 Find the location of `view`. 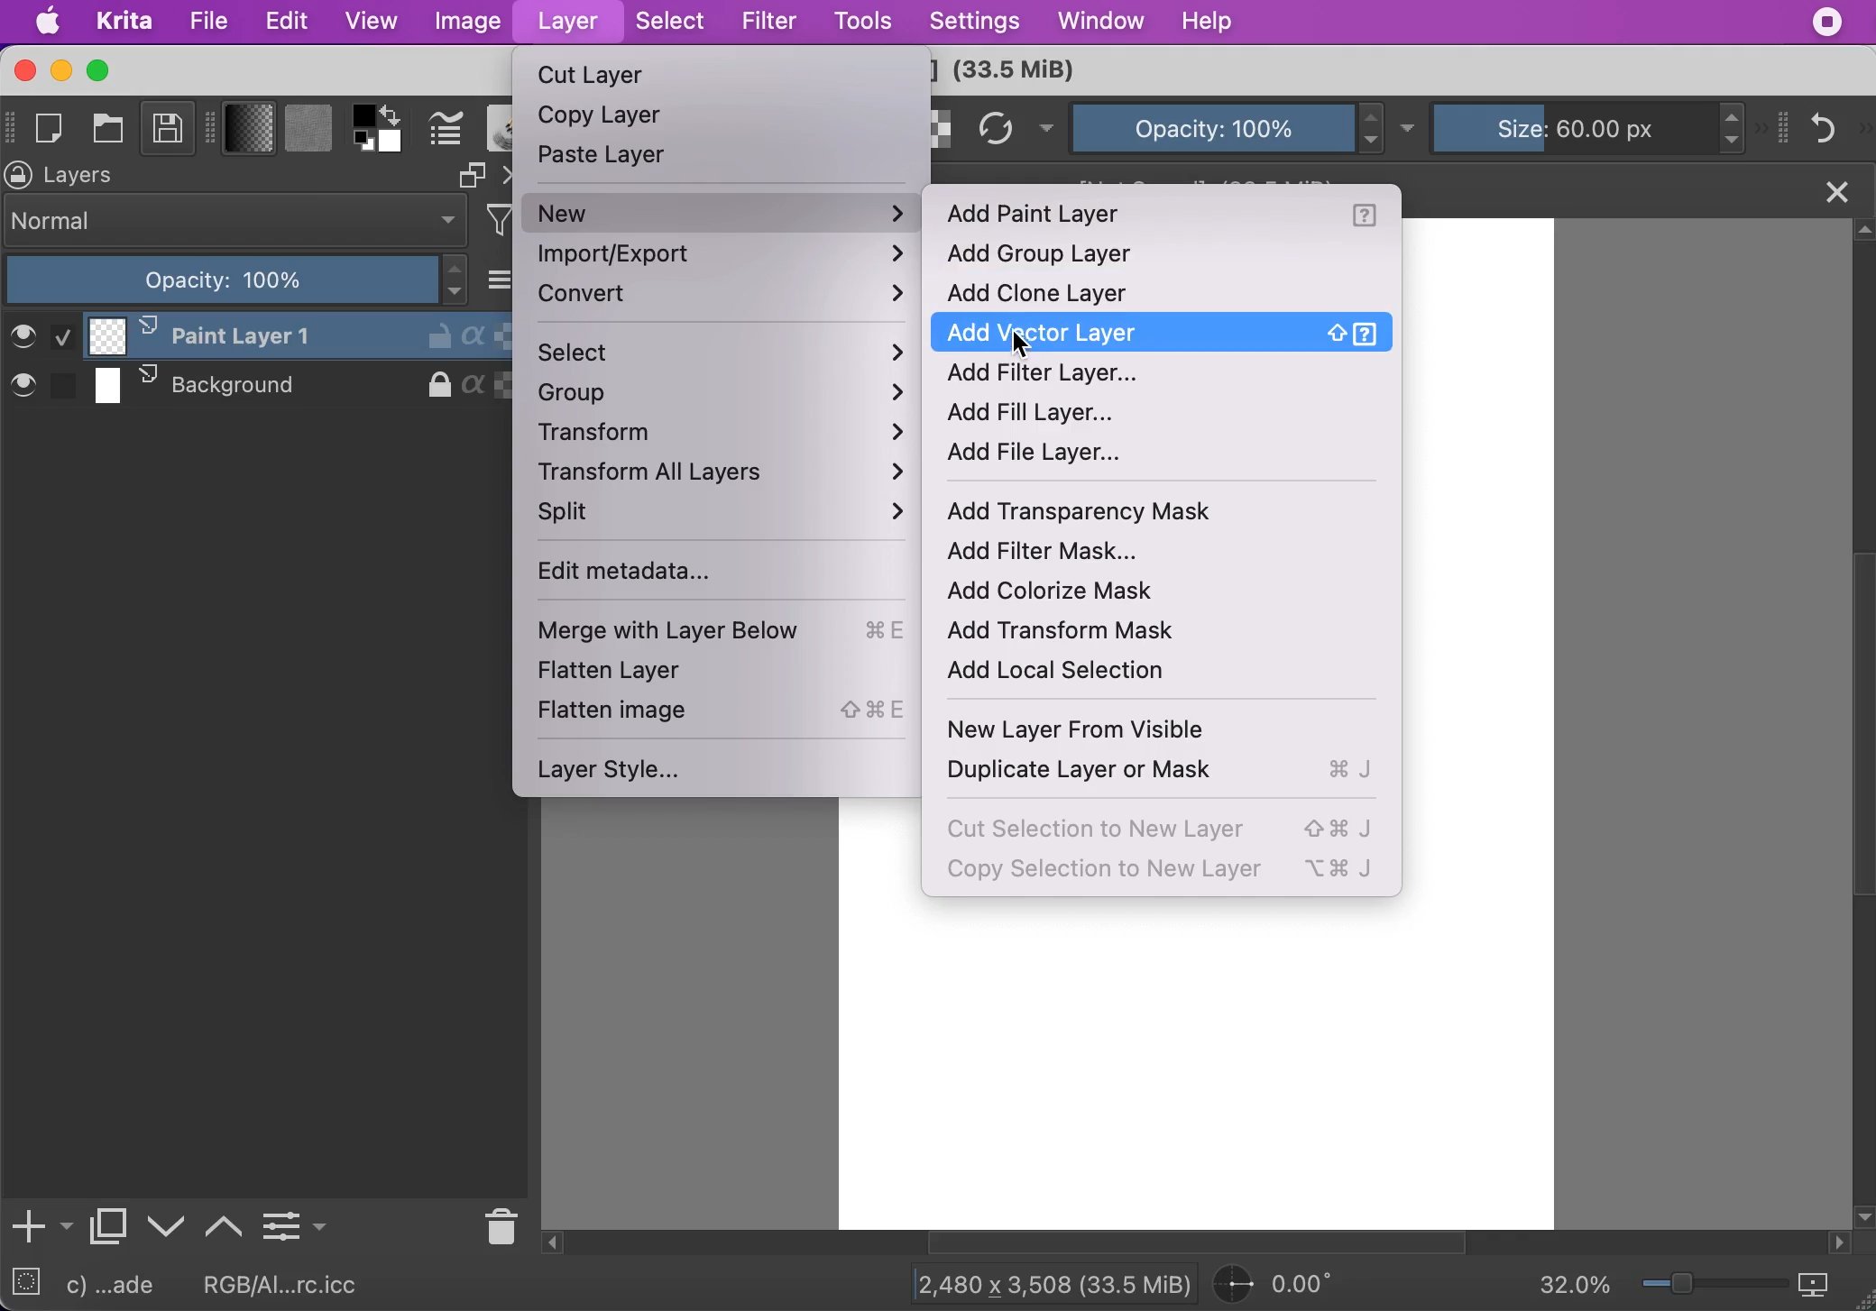

view is located at coordinates (371, 20).